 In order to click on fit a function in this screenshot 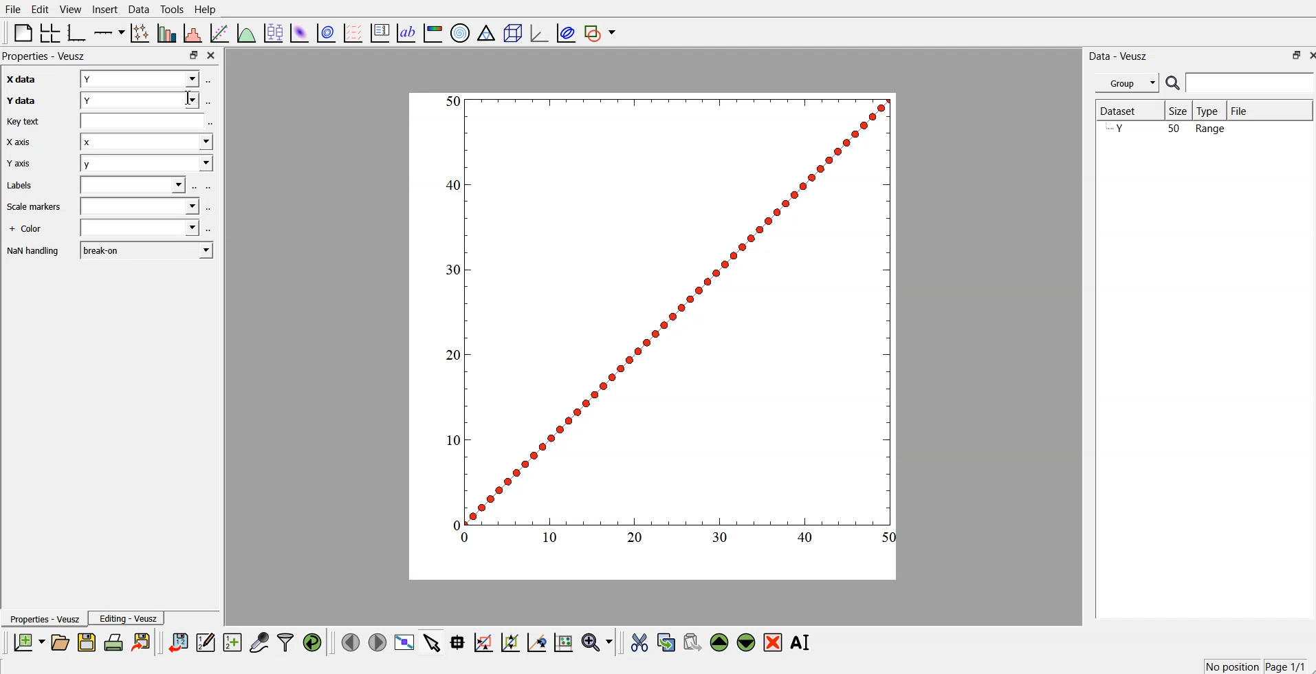, I will do `click(221, 32)`.